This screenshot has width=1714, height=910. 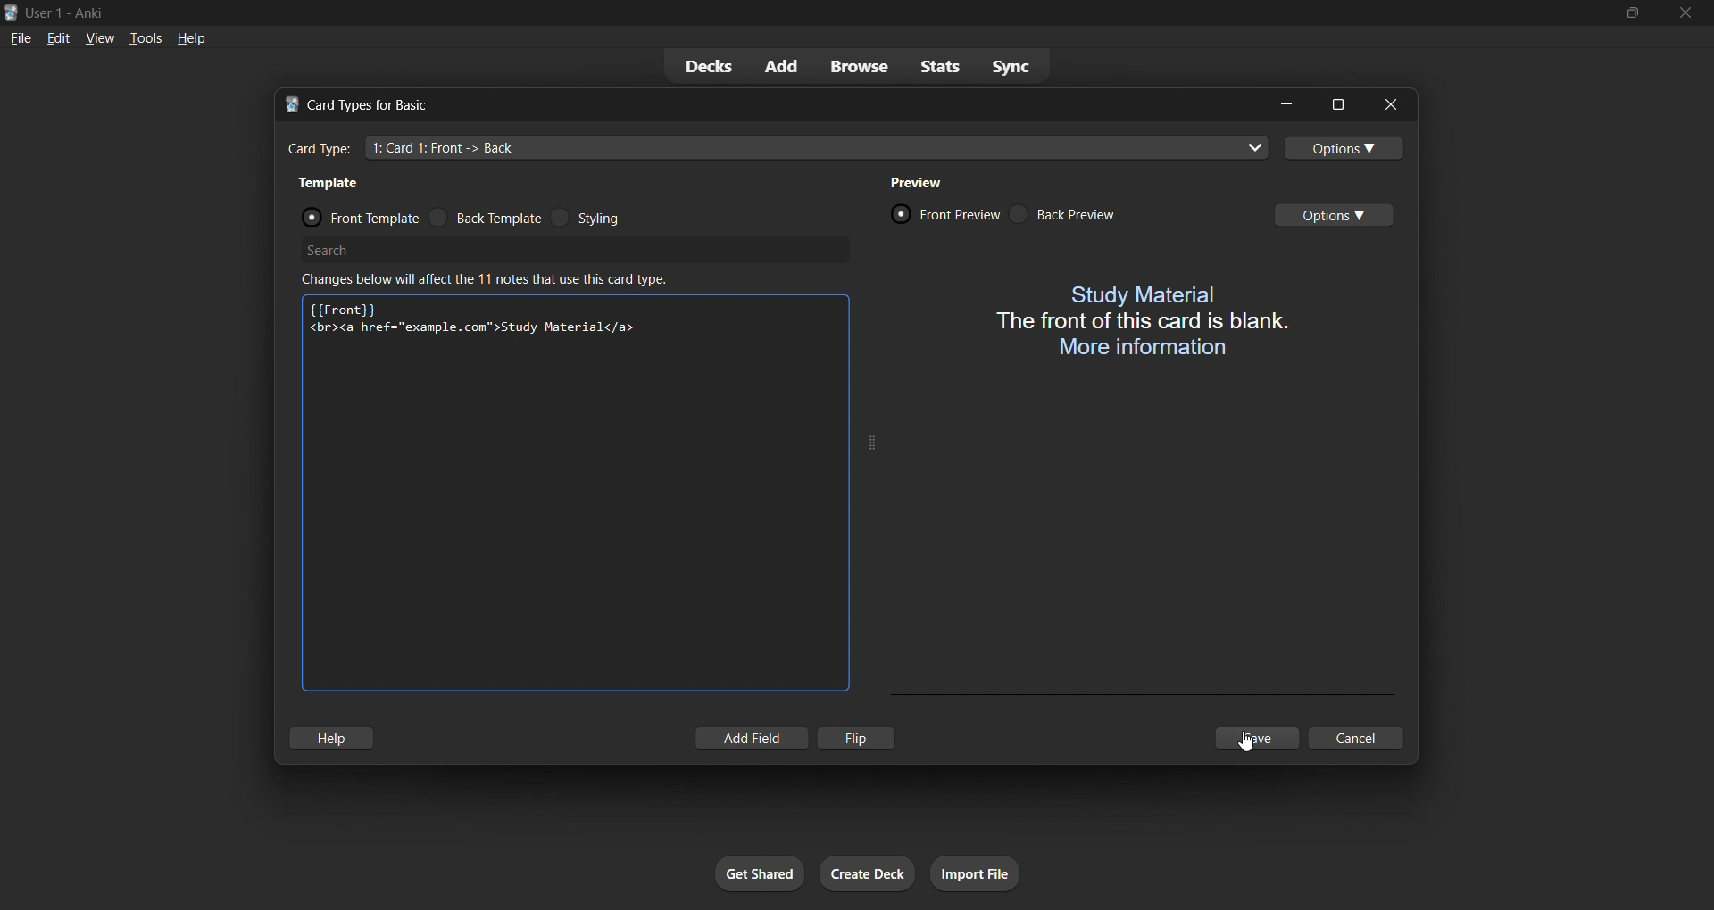 I want to click on preview, so click(x=915, y=181).